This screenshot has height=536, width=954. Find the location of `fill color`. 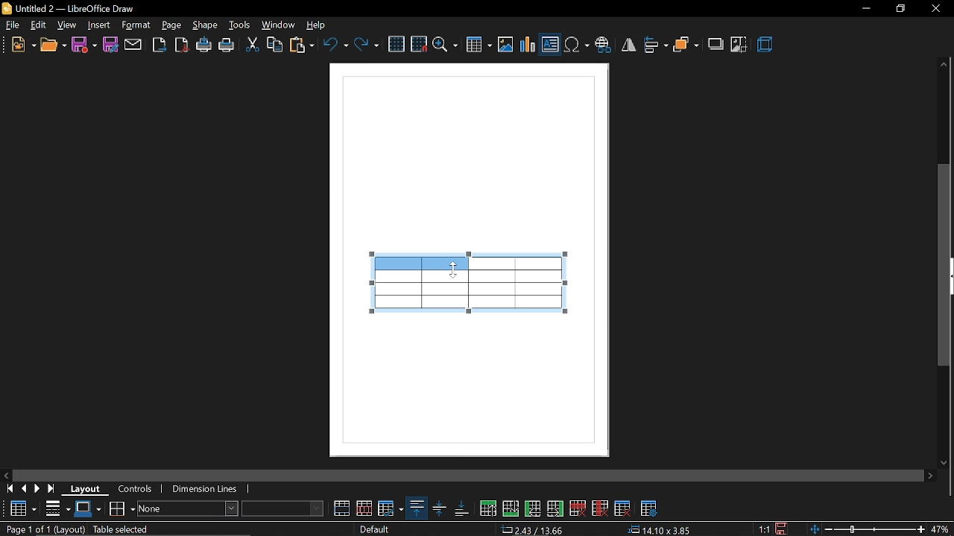

fill color is located at coordinates (285, 508).